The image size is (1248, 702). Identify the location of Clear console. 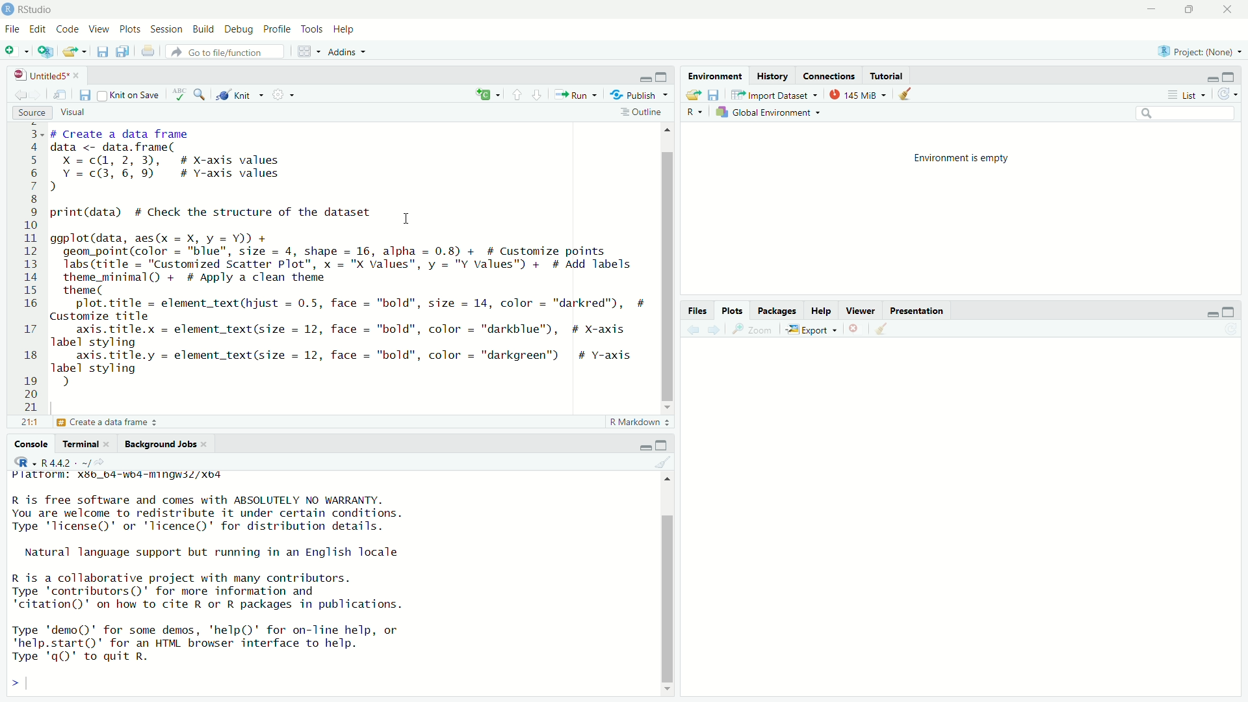
(885, 330).